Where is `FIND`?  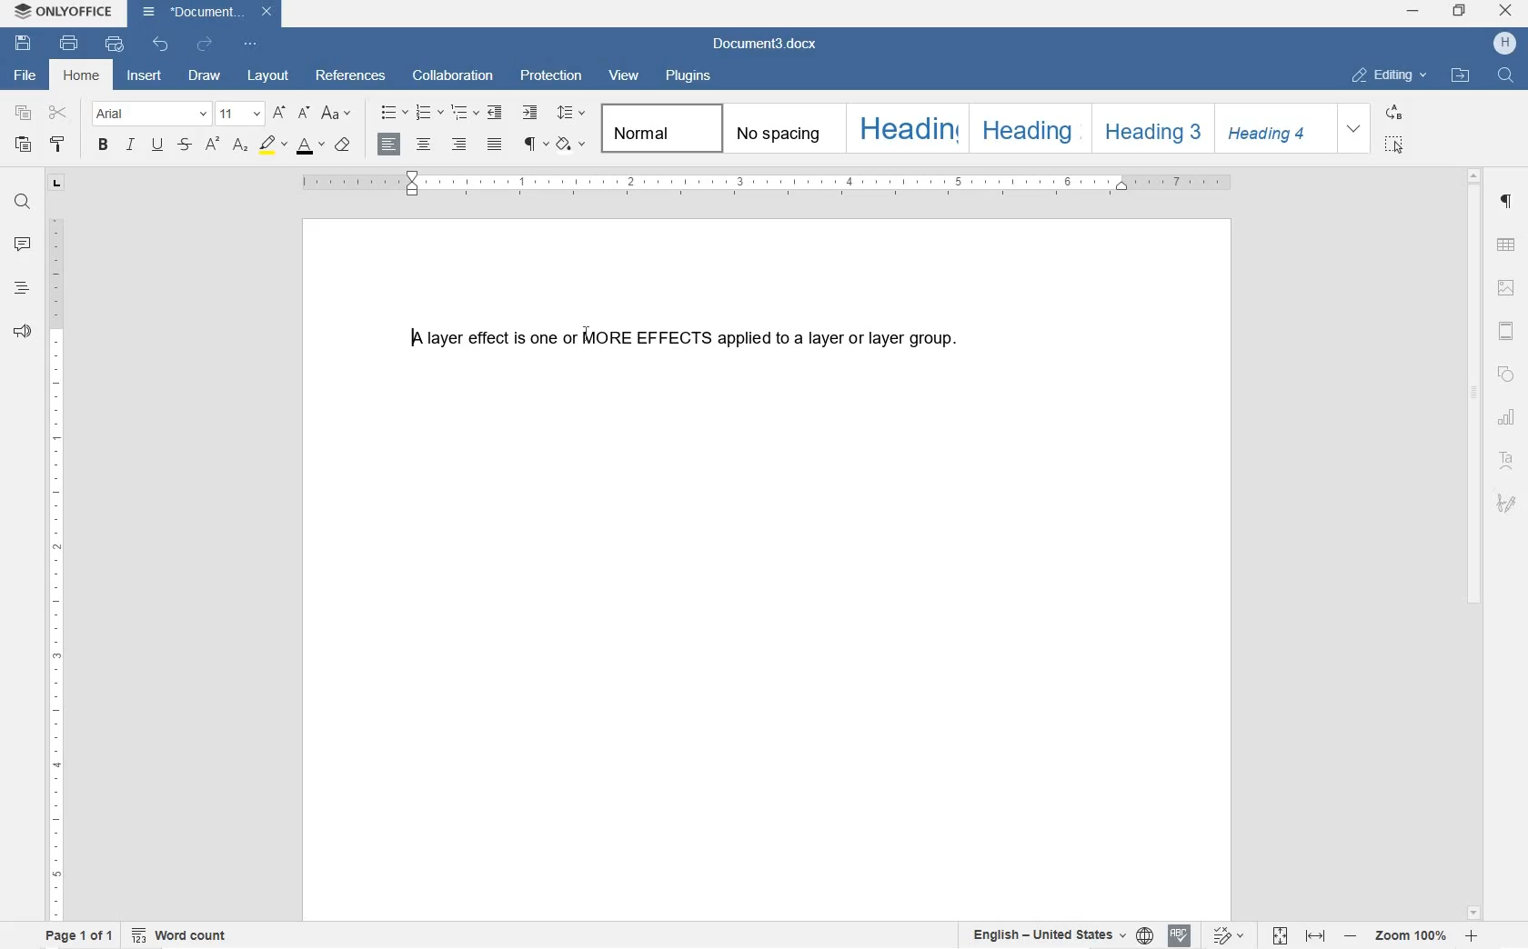
FIND is located at coordinates (23, 201).